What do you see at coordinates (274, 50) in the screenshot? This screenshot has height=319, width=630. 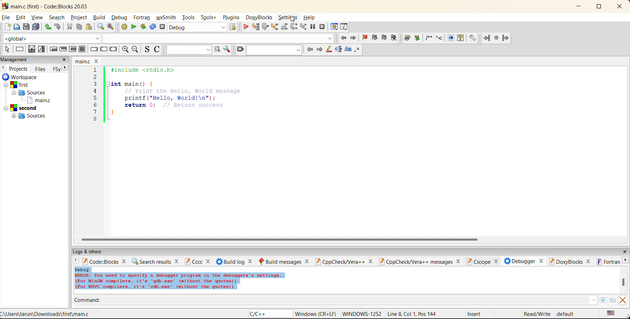 I see `find` at bounding box center [274, 50].